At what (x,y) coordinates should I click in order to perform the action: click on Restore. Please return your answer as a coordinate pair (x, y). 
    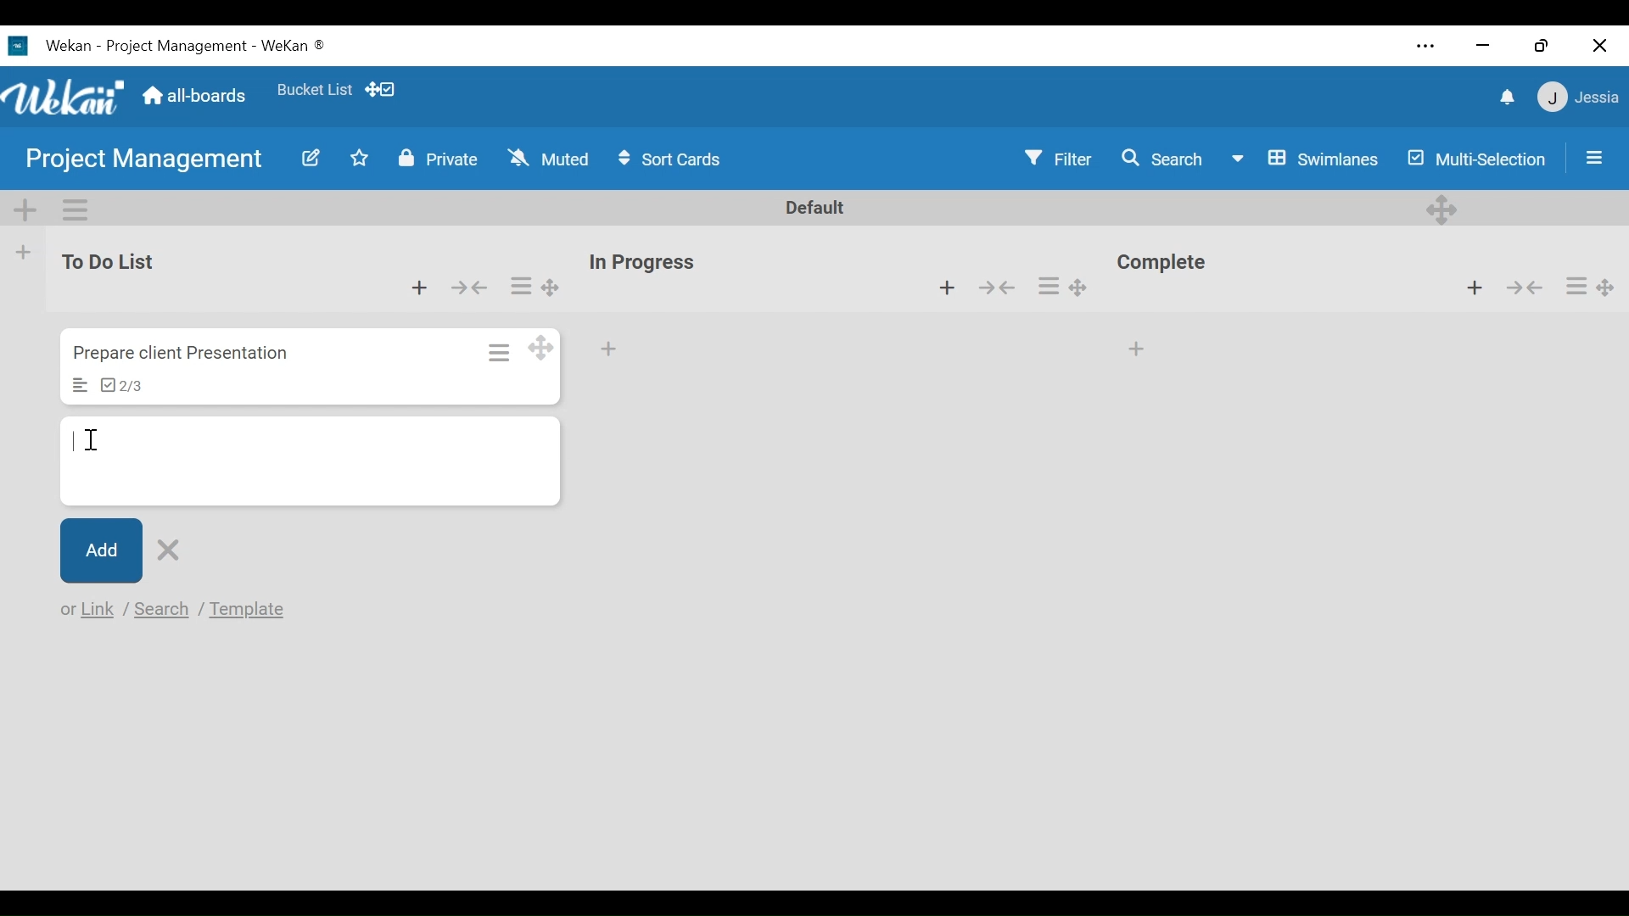
    Looking at the image, I should click on (1538, 41).